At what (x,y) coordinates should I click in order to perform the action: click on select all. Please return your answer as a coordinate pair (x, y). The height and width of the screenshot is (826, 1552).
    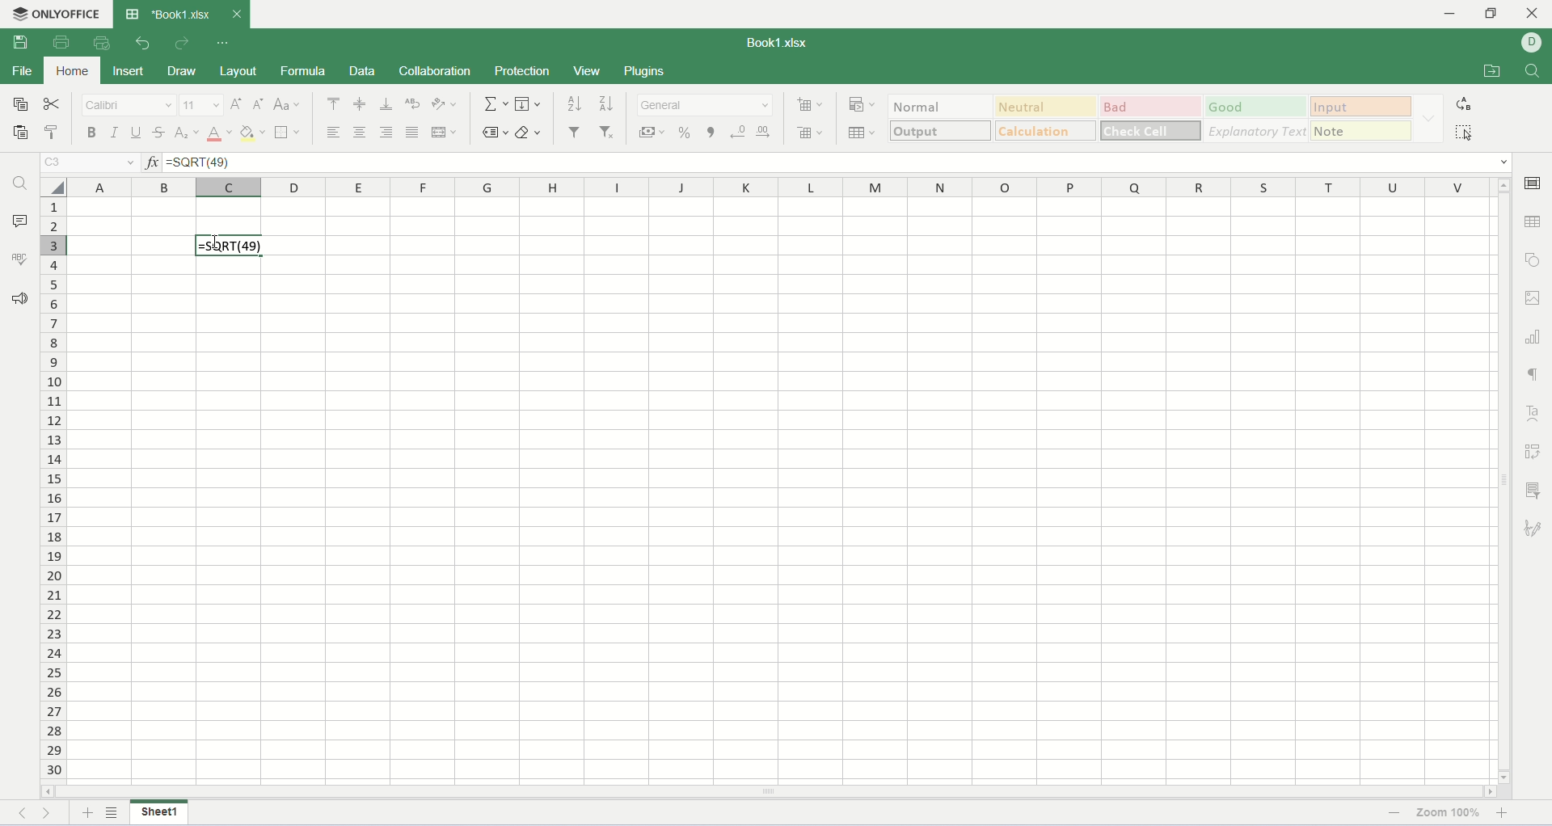
    Looking at the image, I should click on (52, 185).